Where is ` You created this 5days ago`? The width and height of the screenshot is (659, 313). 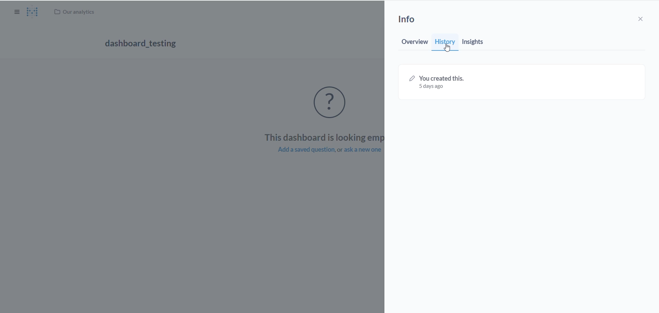  You created this 5days ago is located at coordinates (438, 82).